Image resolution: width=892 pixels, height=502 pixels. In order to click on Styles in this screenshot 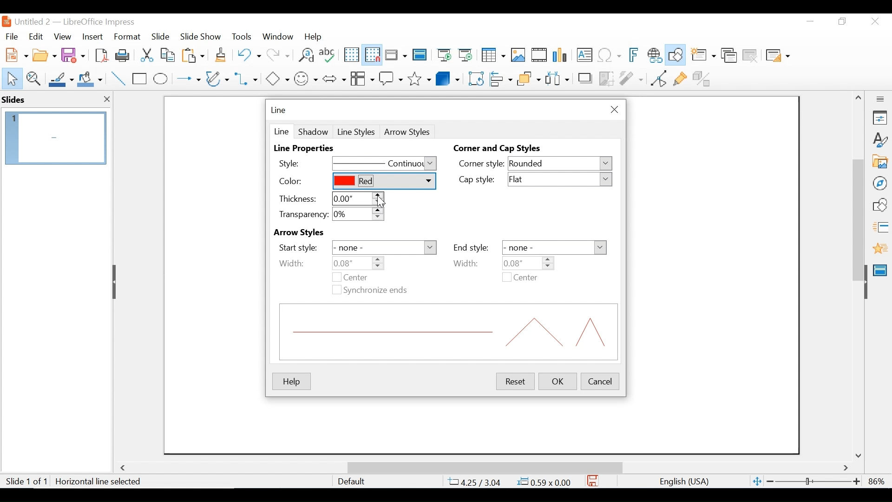, I will do `click(880, 140)`.